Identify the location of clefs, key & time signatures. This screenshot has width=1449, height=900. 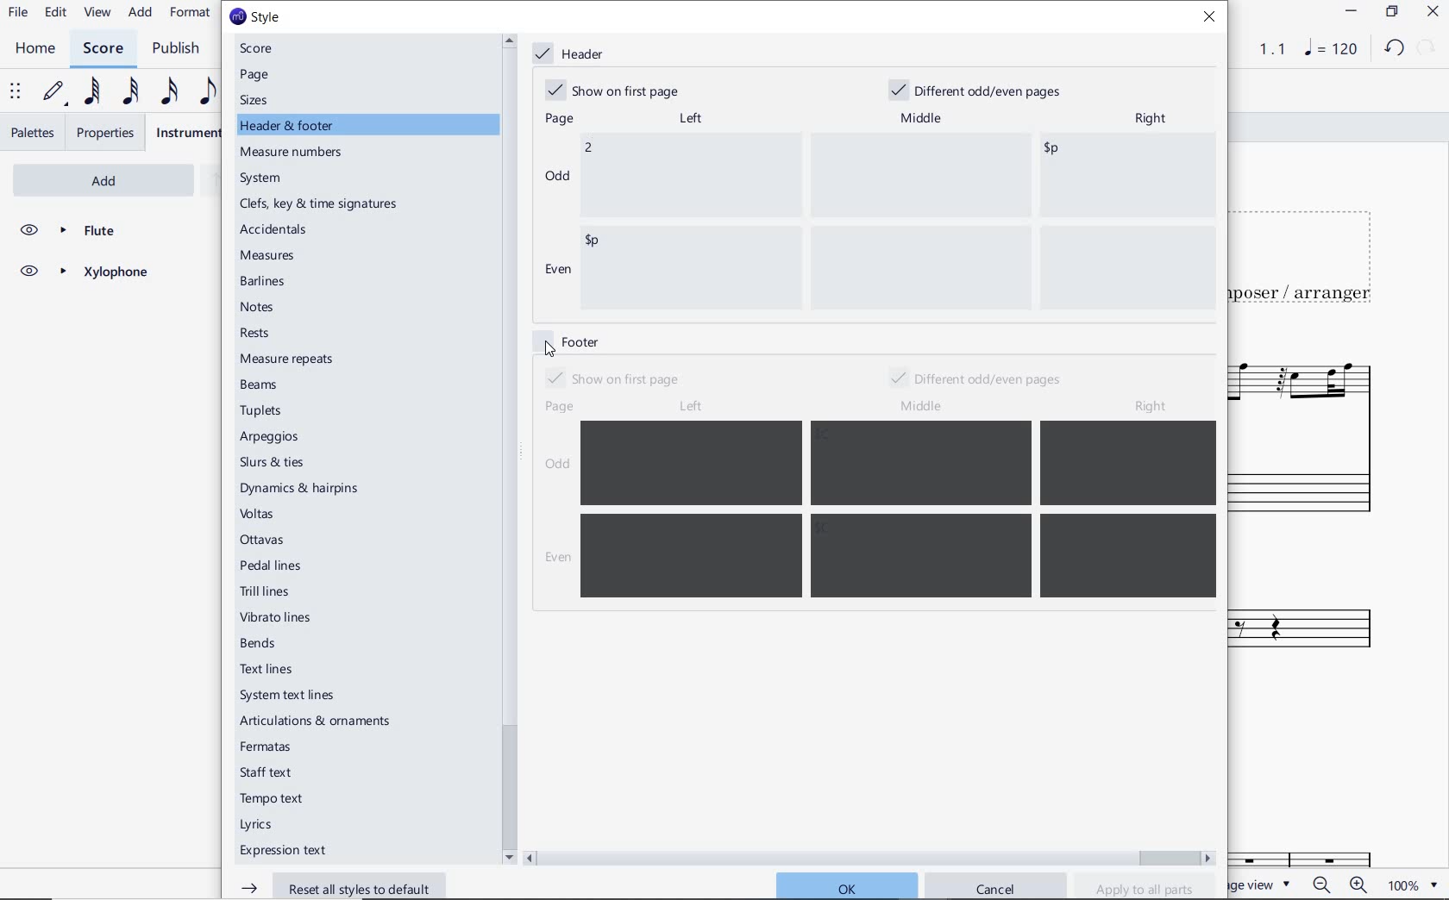
(323, 204).